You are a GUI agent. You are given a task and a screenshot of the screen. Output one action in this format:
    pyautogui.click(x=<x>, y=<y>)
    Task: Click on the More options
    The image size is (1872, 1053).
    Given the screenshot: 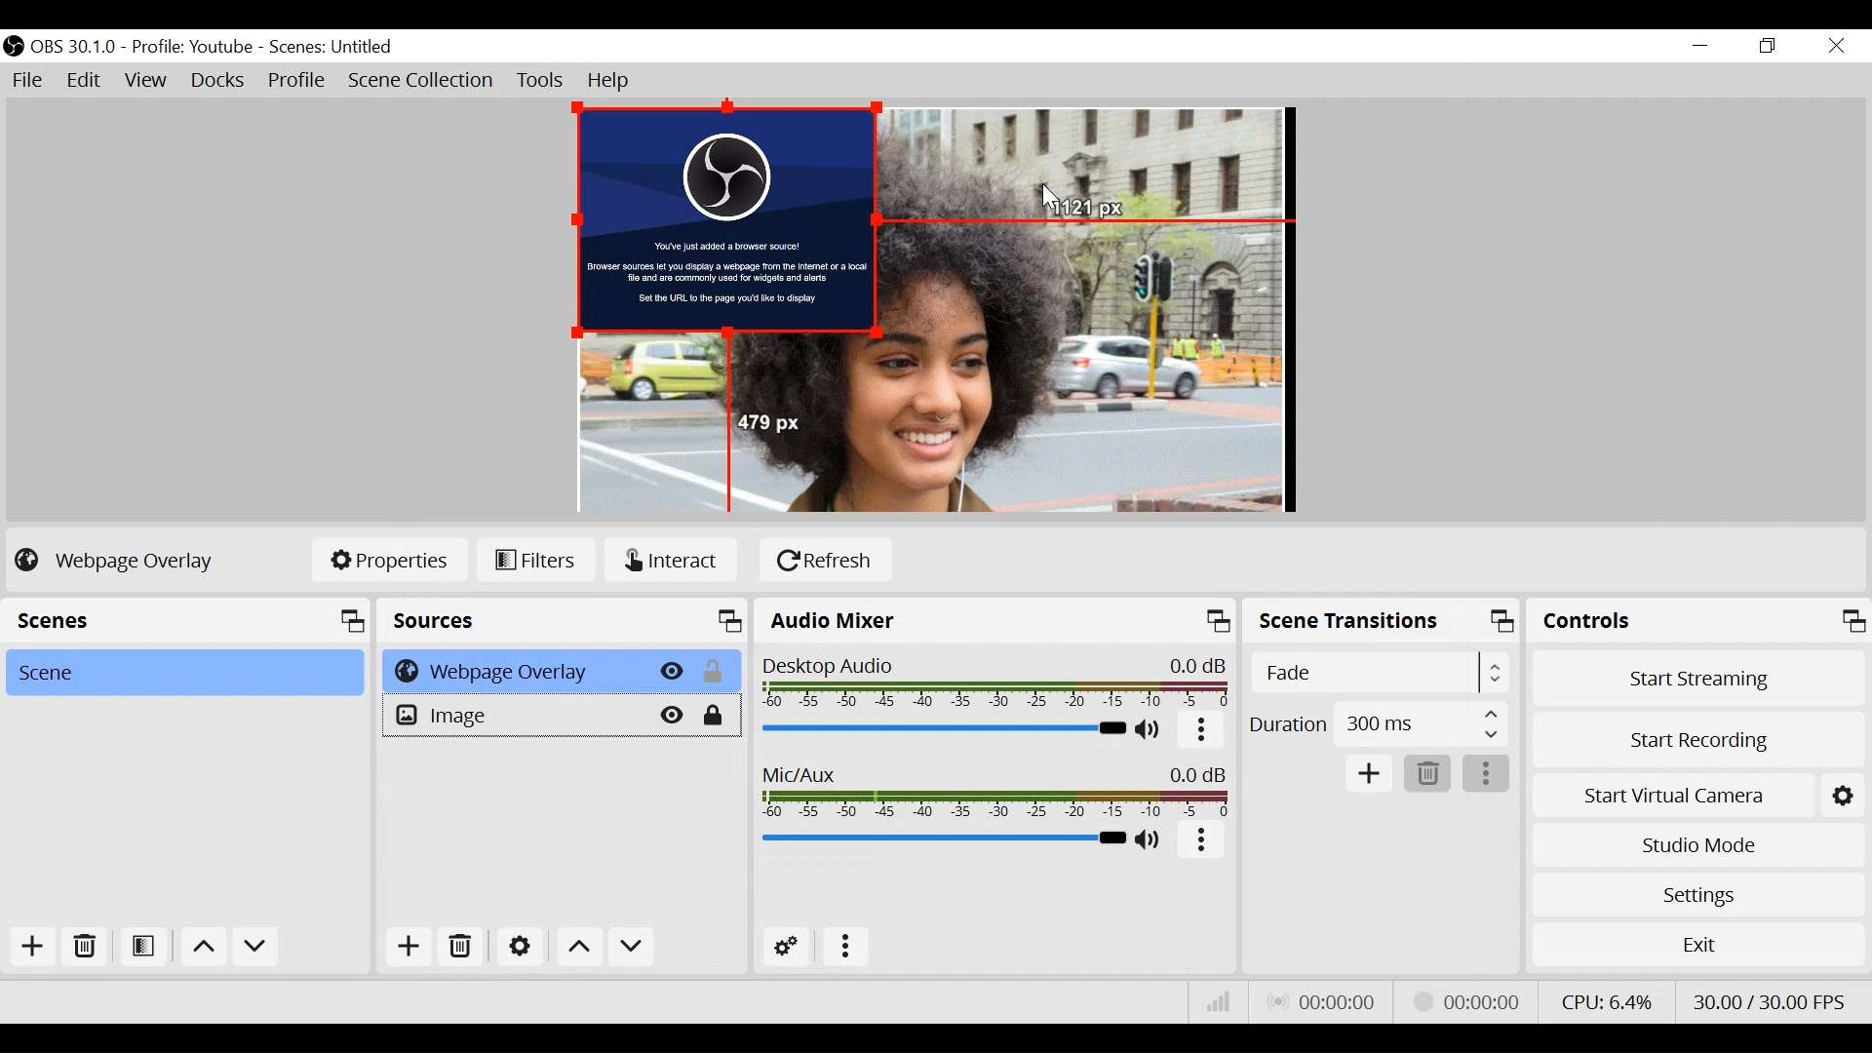 What is the action you would take?
    pyautogui.click(x=1201, y=731)
    